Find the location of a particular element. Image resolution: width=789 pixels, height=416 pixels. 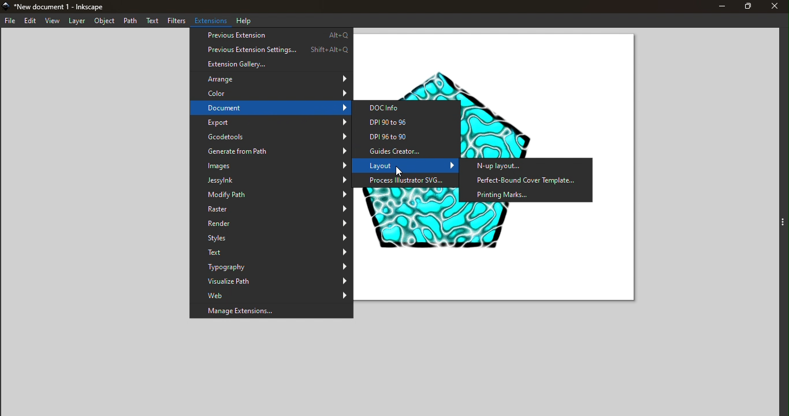

Perfect-Bound Cover Template... is located at coordinates (527, 180).